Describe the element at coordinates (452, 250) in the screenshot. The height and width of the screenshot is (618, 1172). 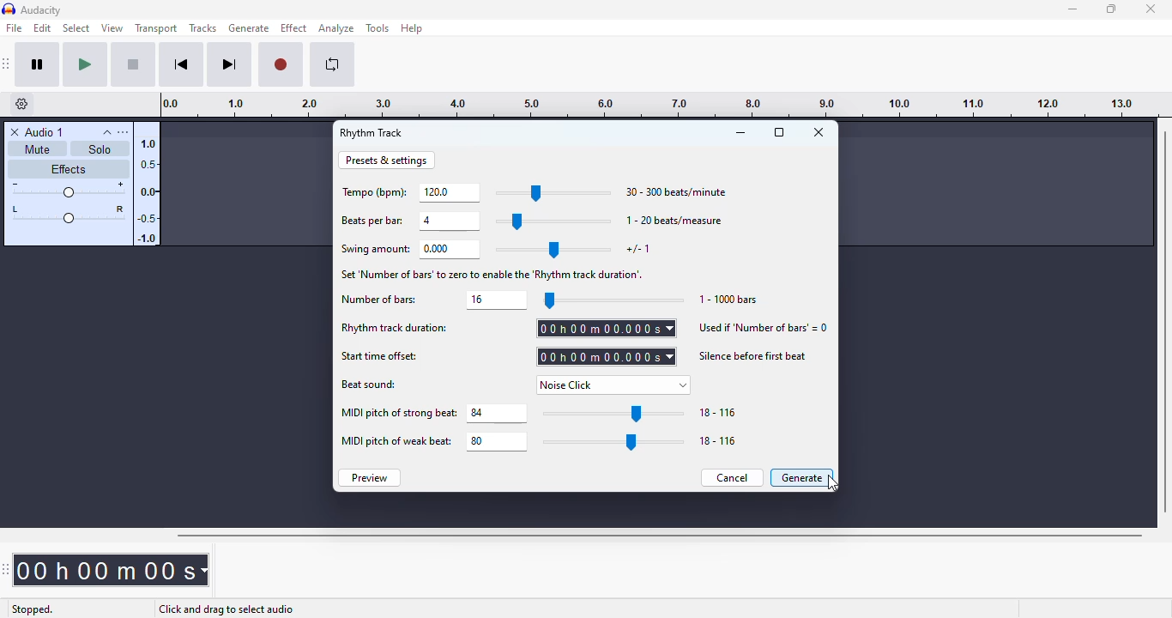
I see `set swing amount` at that location.